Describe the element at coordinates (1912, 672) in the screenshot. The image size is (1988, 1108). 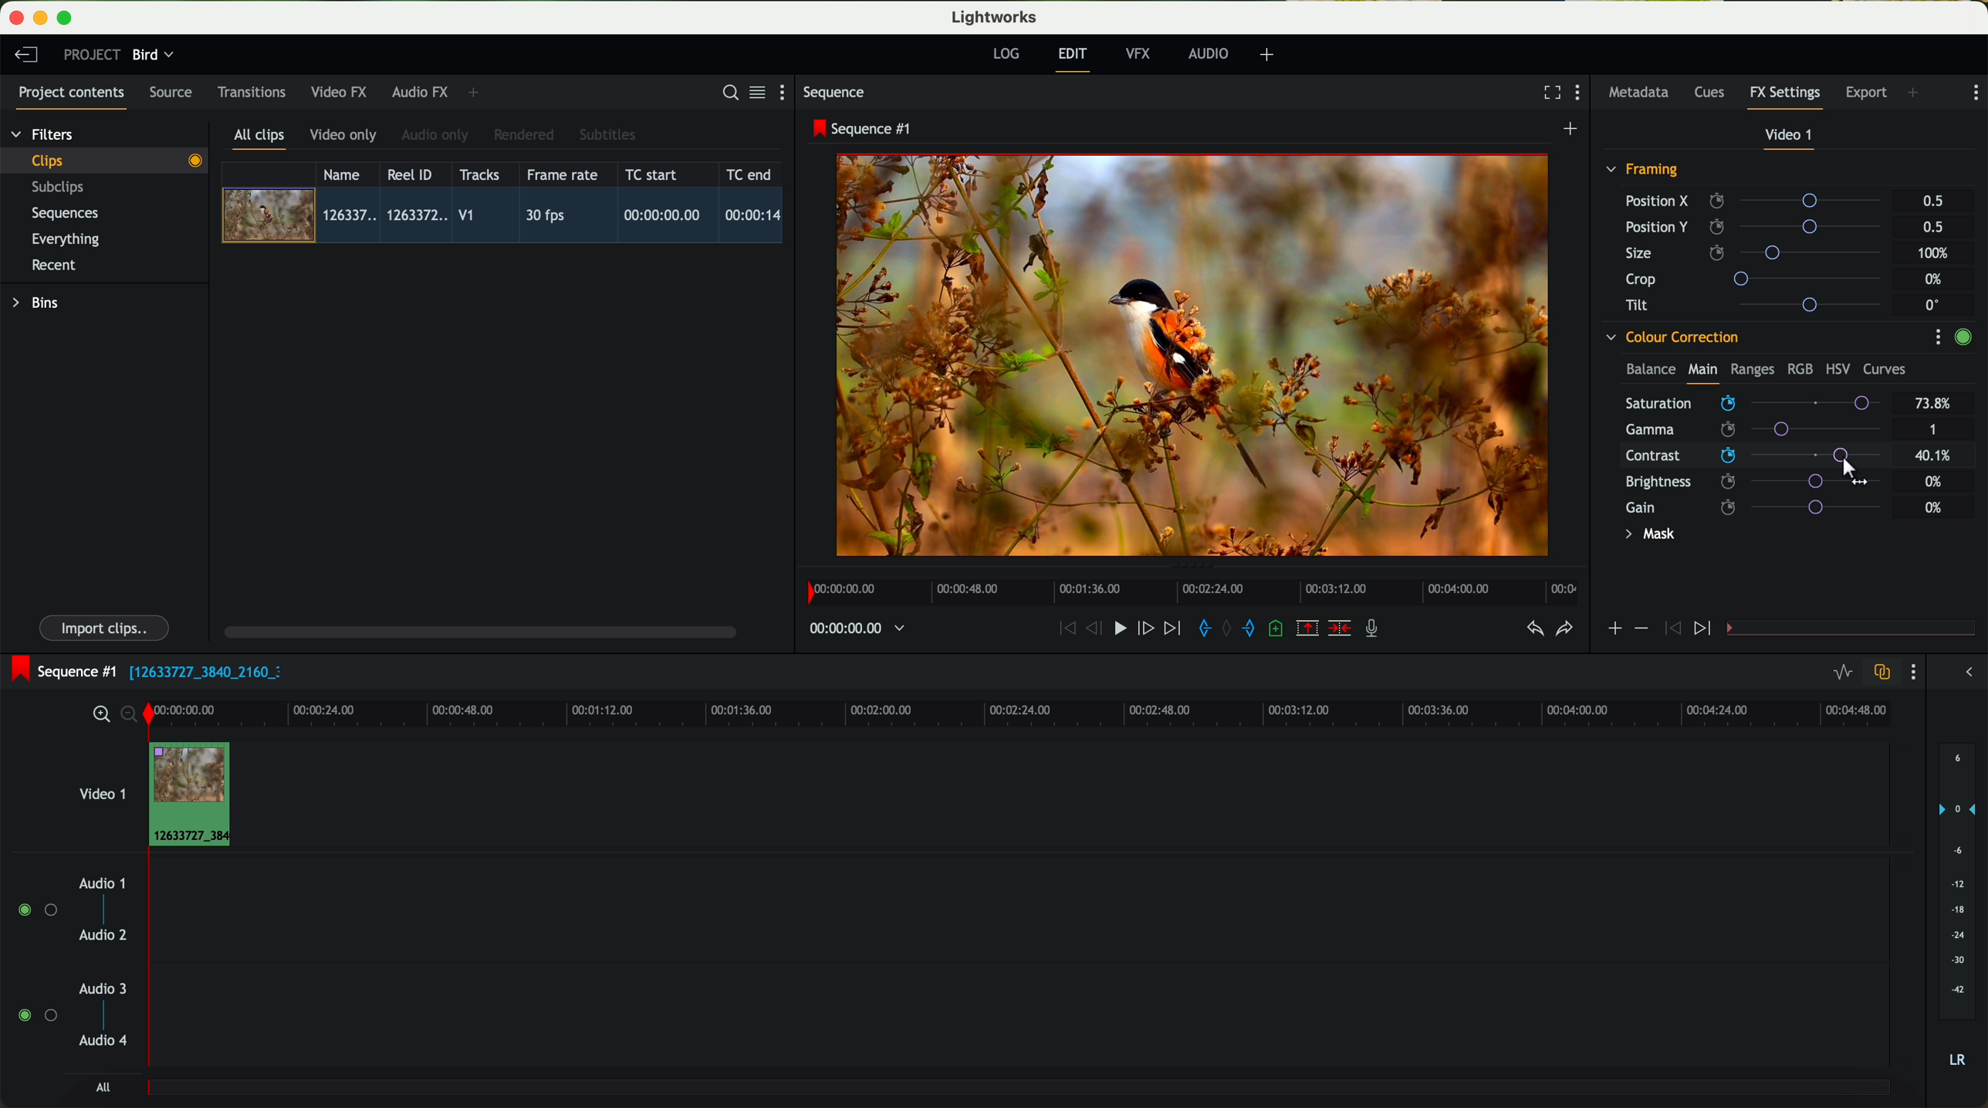
I see `show settings menu` at that location.